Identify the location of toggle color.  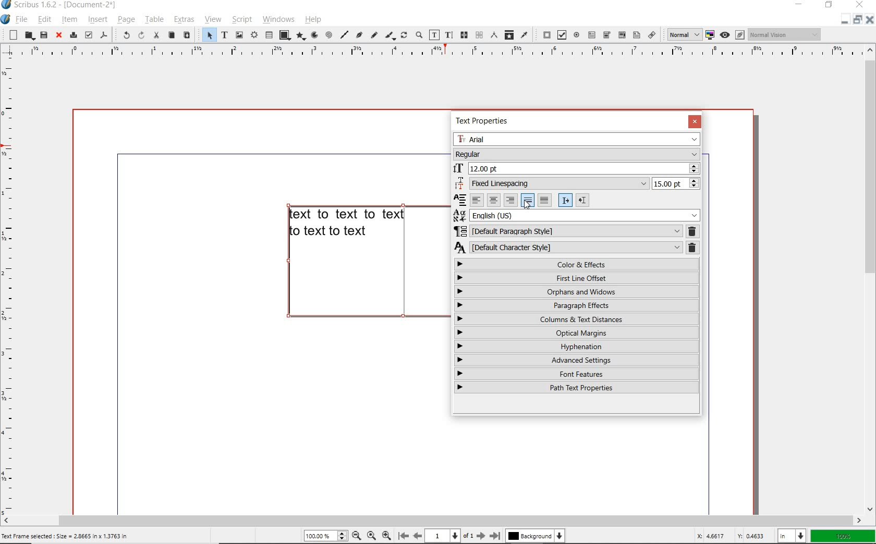
(710, 35).